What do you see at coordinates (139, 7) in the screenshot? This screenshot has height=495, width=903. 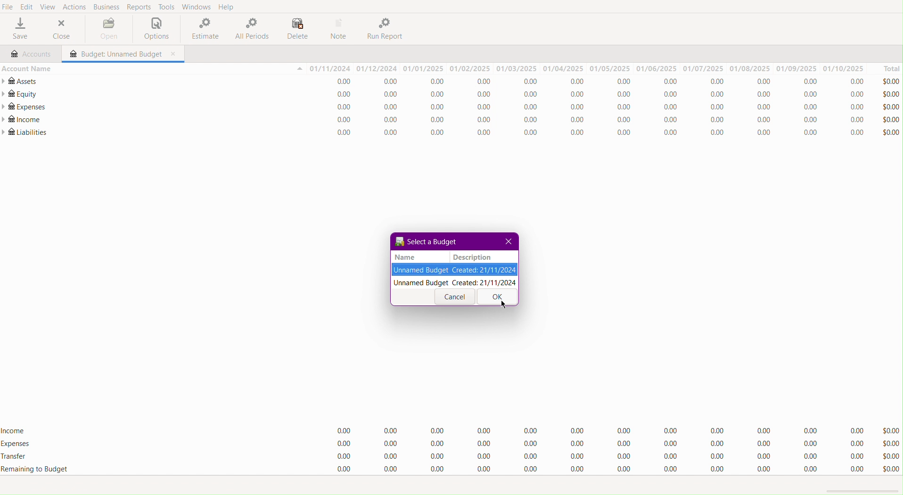 I see `Reports` at bounding box center [139, 7].